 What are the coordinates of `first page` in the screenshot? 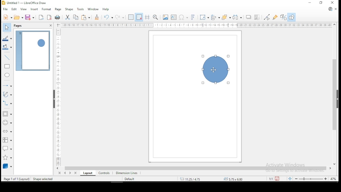 It's located at (59, 173).